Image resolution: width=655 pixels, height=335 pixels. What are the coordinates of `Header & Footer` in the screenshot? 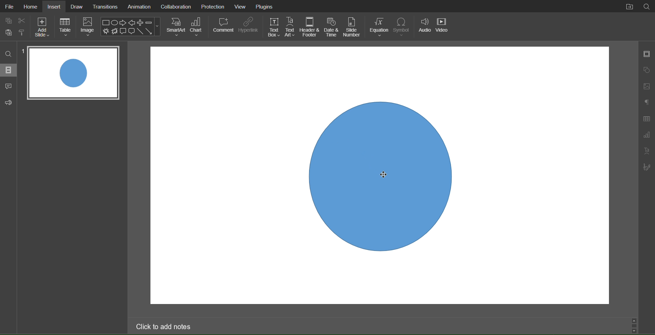 It's located at (310, 27).